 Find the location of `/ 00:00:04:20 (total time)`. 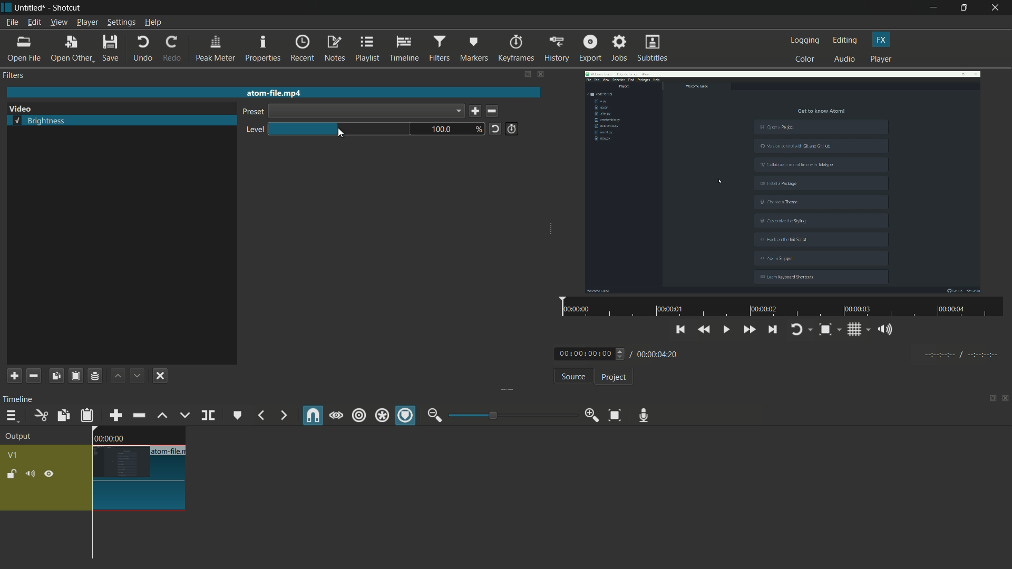

/ 00:00:04:20 (total time) is located at coordinates (656, 352).